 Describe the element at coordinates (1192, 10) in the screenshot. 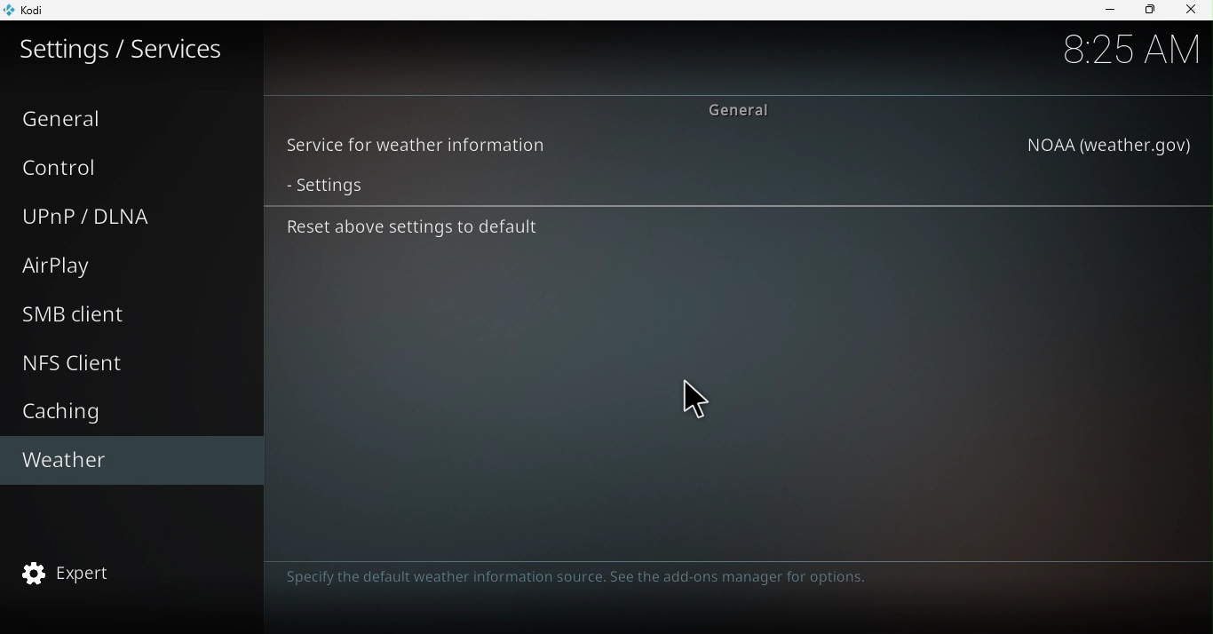

I see `Close` at that location.